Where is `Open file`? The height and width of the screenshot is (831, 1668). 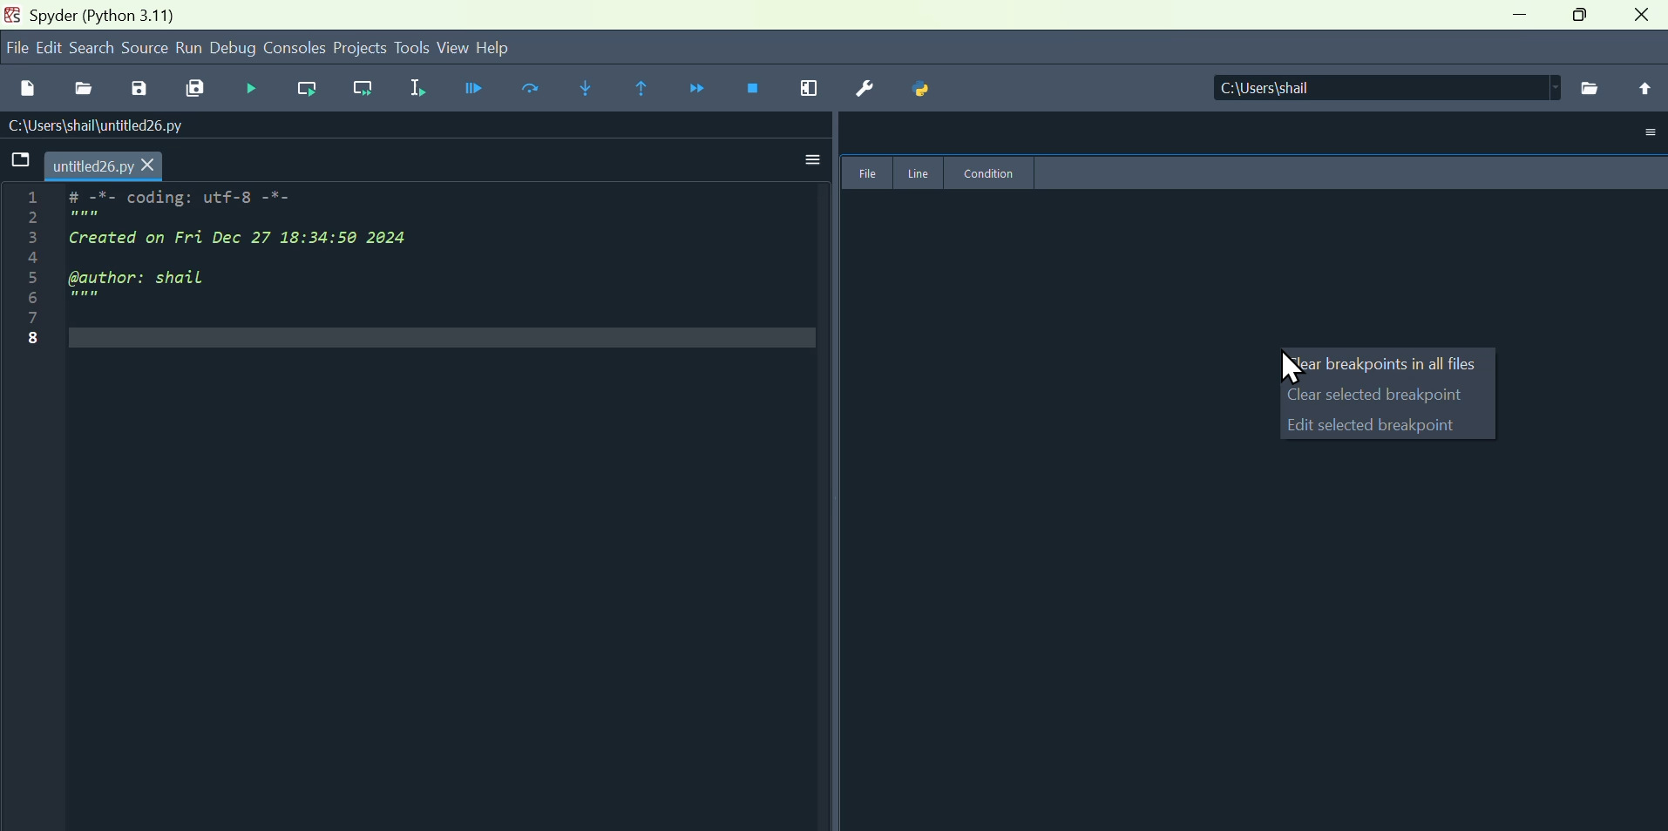 Open file is located at coordinates (89, 91).